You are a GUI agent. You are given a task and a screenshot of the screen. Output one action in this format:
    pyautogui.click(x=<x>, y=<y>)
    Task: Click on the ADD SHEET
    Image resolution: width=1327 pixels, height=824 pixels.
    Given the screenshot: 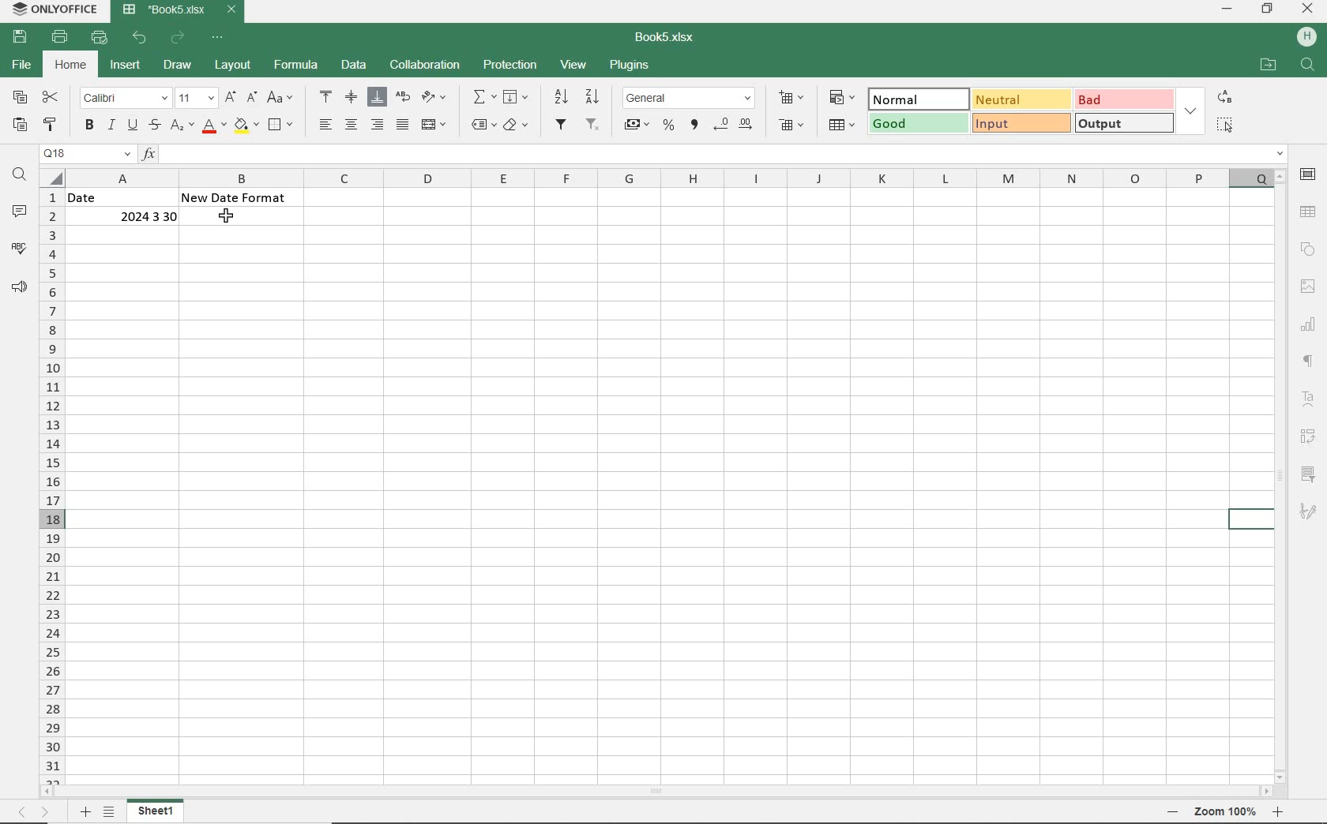 What is the action you would take?
    pyautogui.click(x=85, y=812)
    